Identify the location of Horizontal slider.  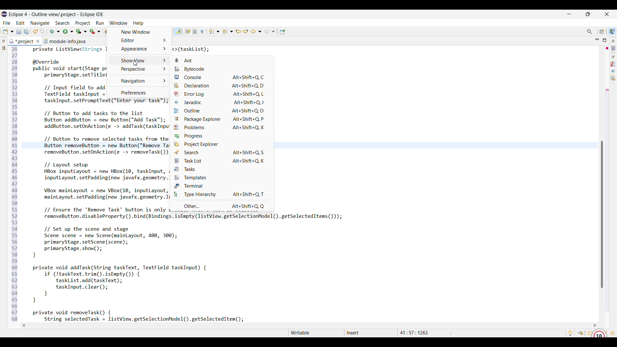
(309, 325).